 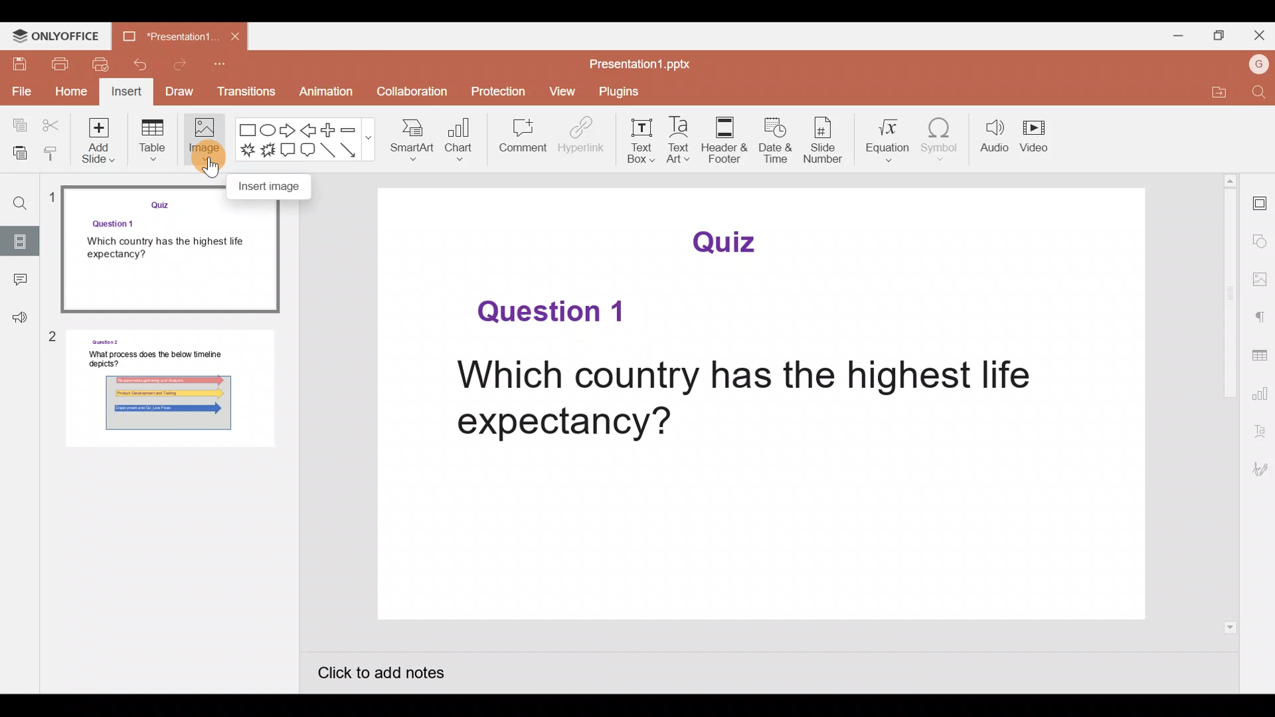 I want to click on Click to add notes, so click(x=394, y=676).